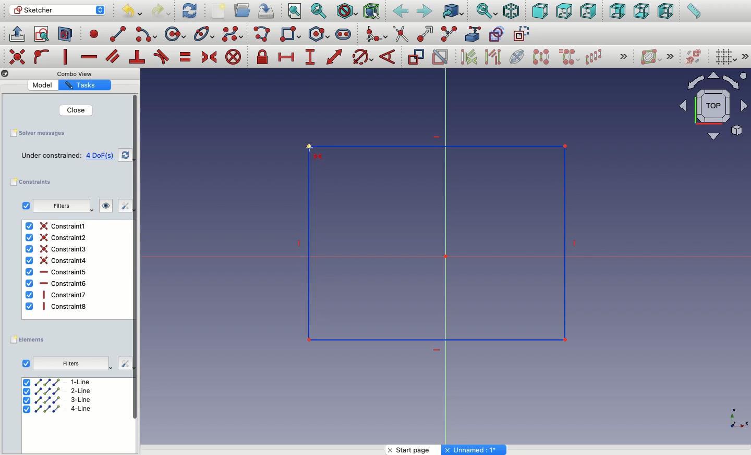  Describe the element at coordinates (233, 57) in the screenshot. I see `constrain block` at that location.